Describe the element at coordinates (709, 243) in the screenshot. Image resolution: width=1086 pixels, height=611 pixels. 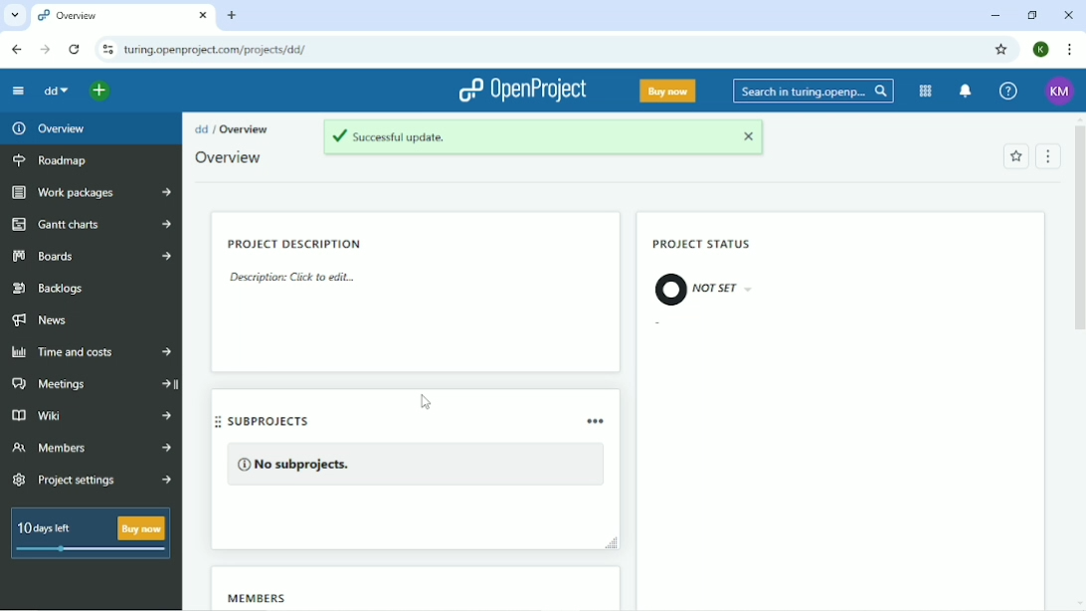
I see `Project status` at that location.